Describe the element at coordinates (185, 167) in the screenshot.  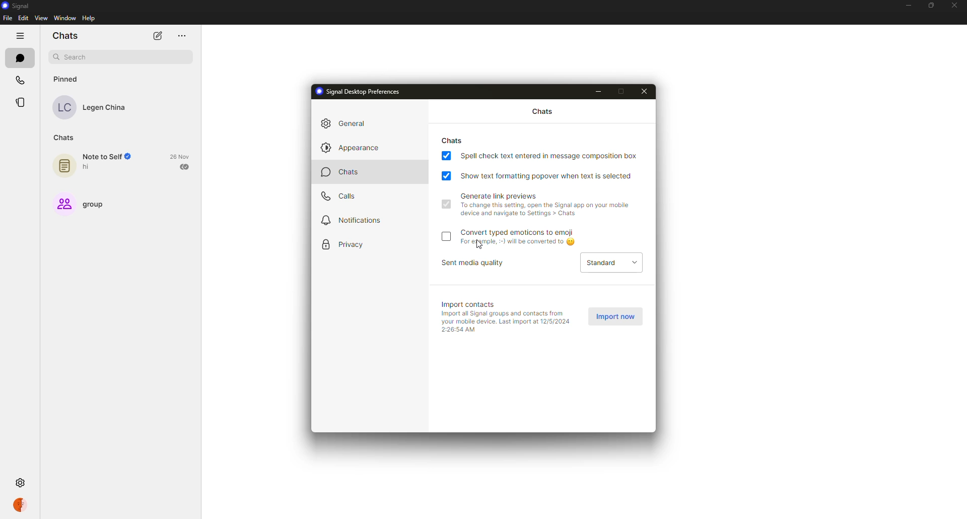
I see `sent` at that location.